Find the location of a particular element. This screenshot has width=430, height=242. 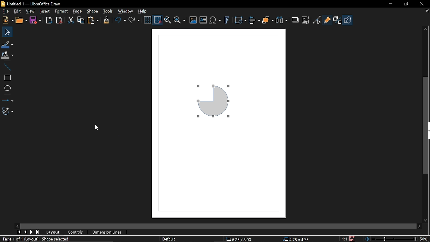

Previous page is located at coordinates (25, 232).